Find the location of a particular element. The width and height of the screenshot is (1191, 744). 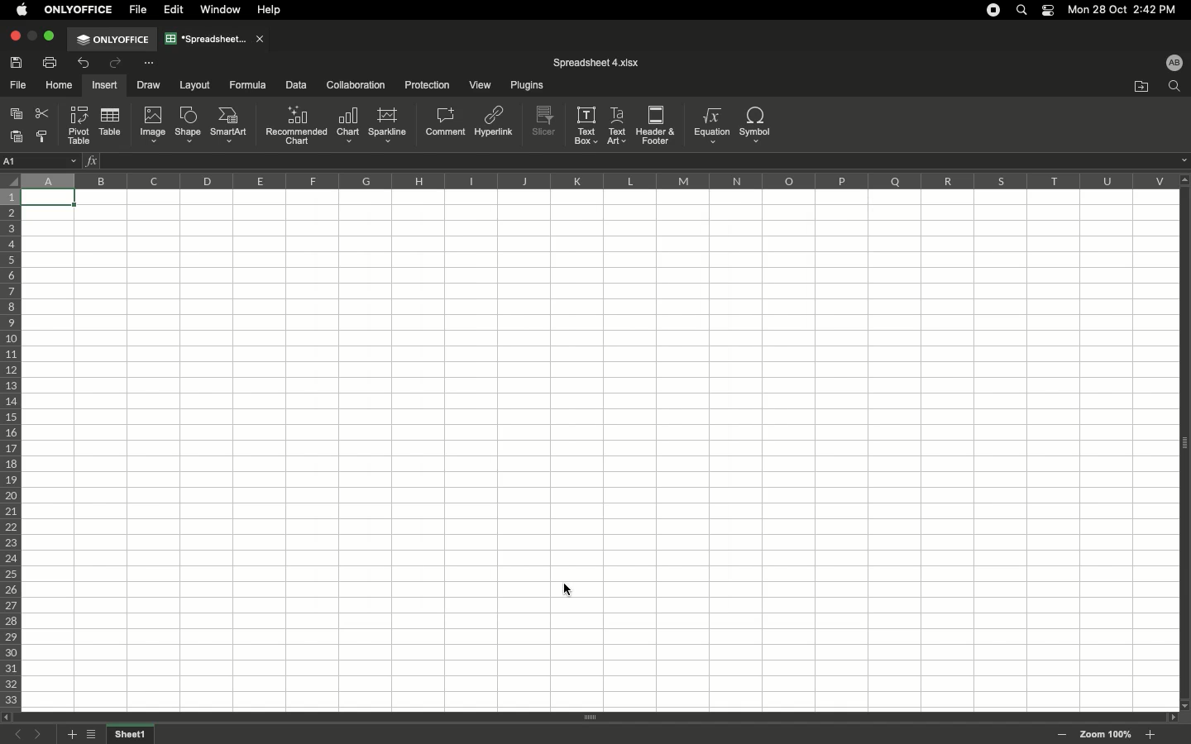

Row is located at coordinates (12, 449).